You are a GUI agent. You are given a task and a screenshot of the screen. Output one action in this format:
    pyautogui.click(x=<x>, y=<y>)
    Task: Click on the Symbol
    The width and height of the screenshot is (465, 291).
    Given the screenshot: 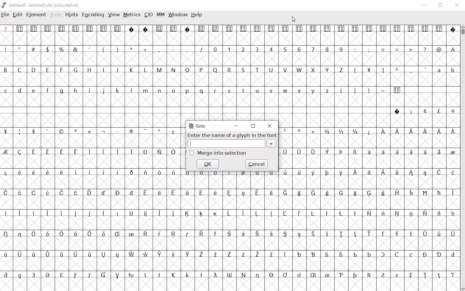 What is the action you would take?
    pyautogui.click(x=299, y=131)
    